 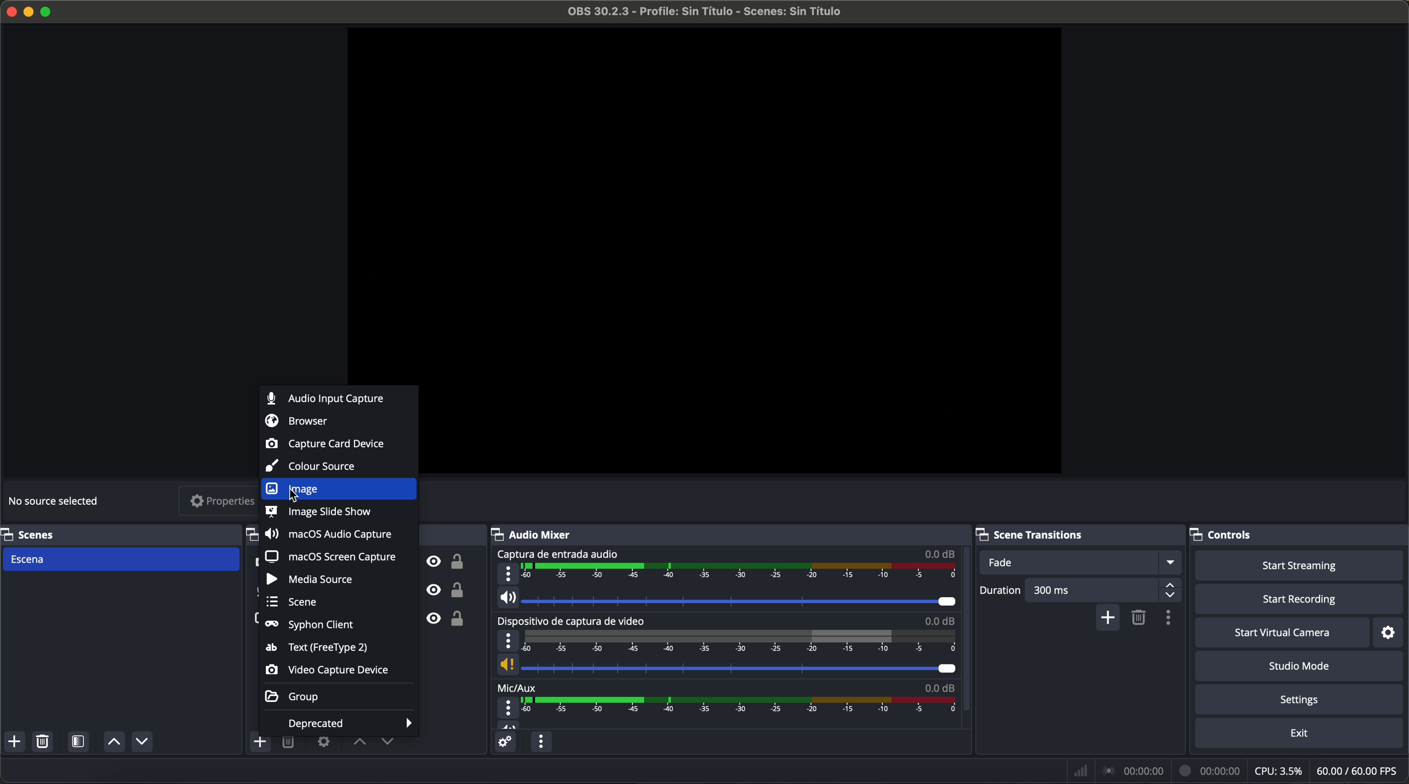 What do you see at coordinates (327, 743) in the screenshot?
I see `open source properties` at bounding box center [327, 743].